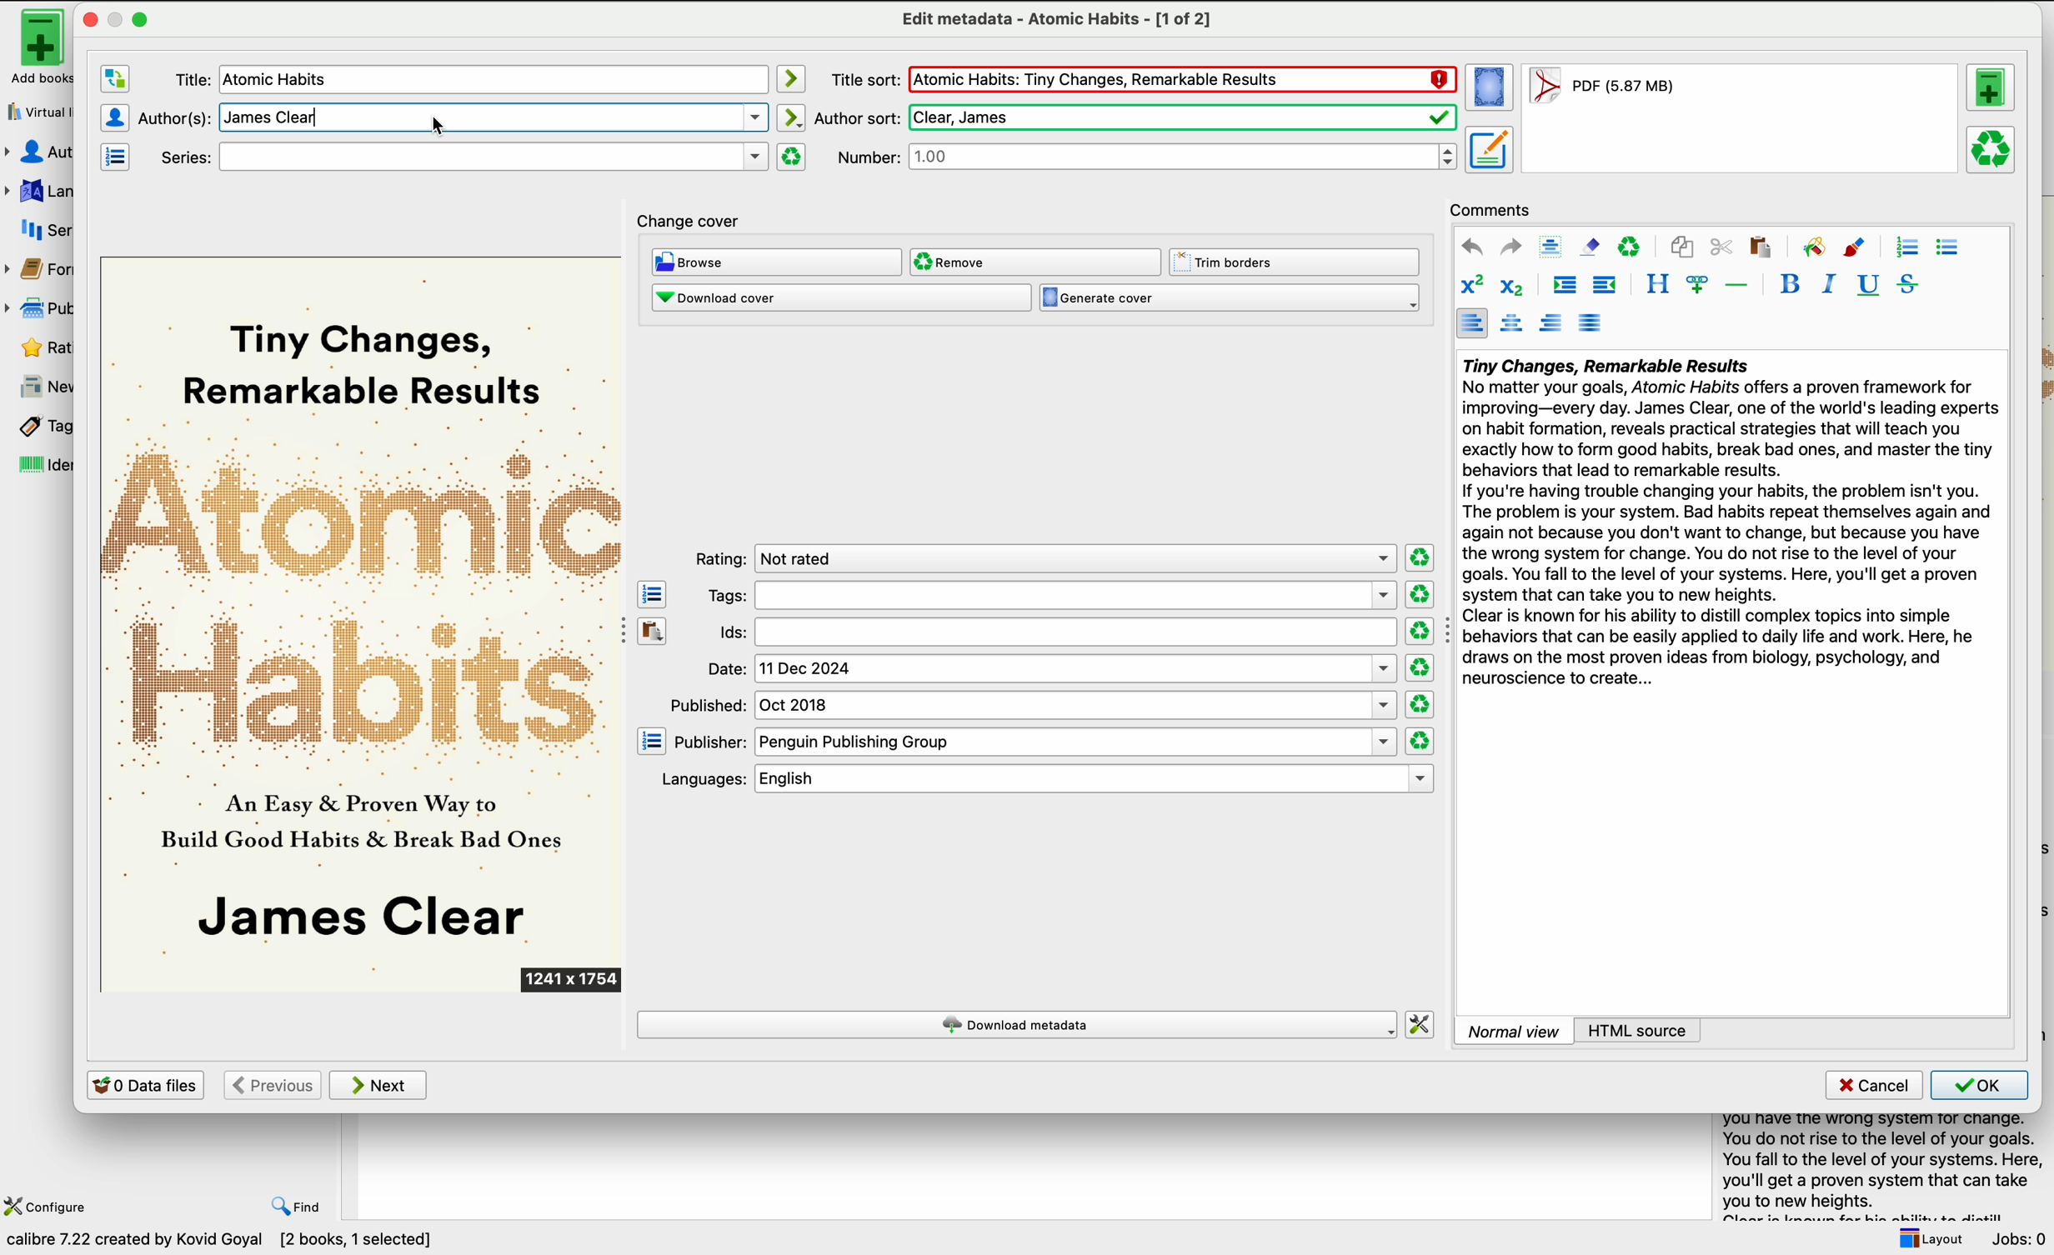 This screenshot has height=1255, width=2054. Describe the element at coordinates (1684, 245) in the screenshot. I see `copy` at that location.